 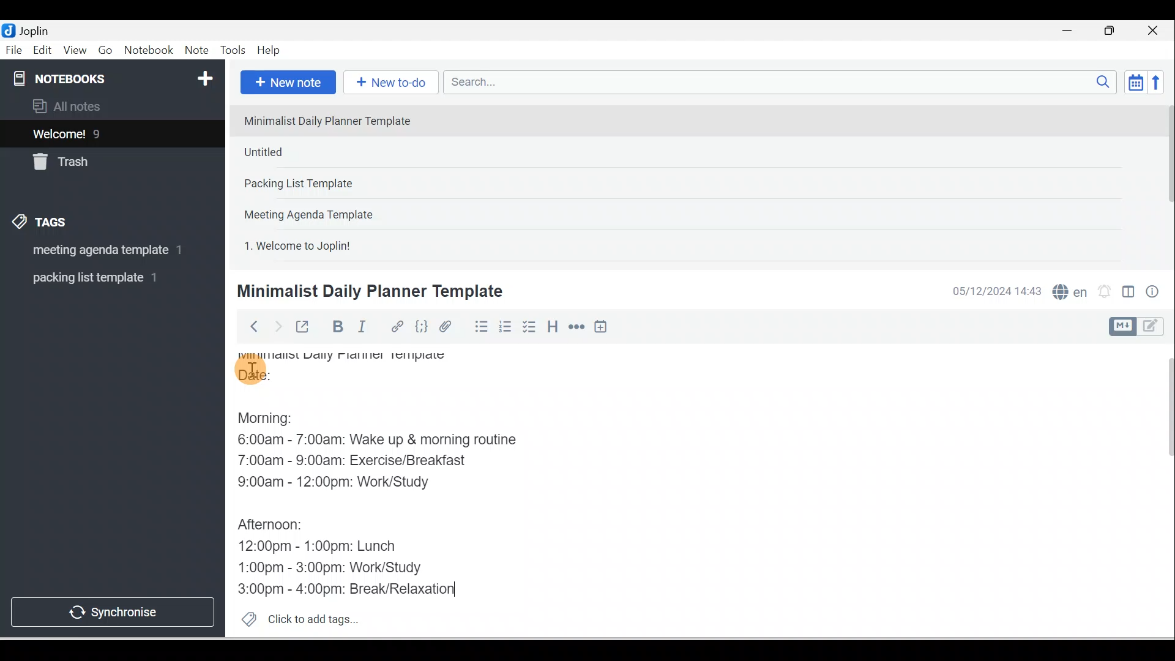 I want to click on Close, so click(x=1156, y=31).